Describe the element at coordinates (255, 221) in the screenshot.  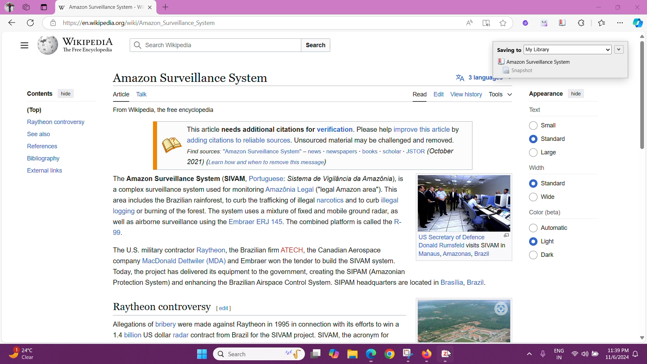
I see `Embraer ERJ 145` at that location.